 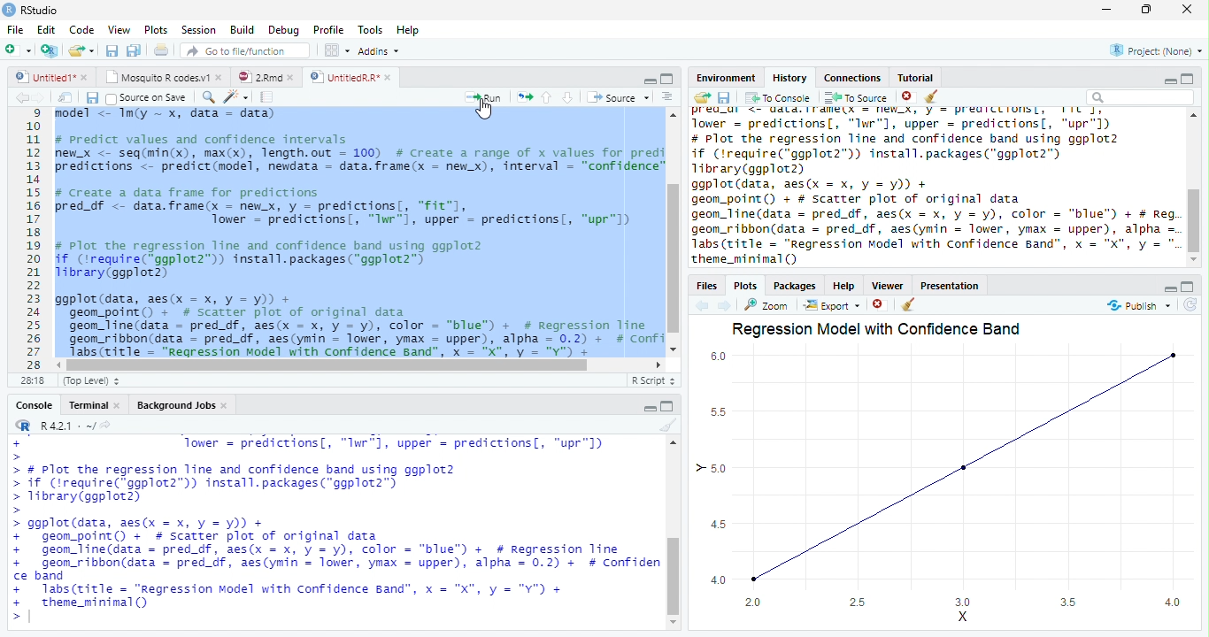 I want to click on Open an existing file, so click(x=84, y=52).